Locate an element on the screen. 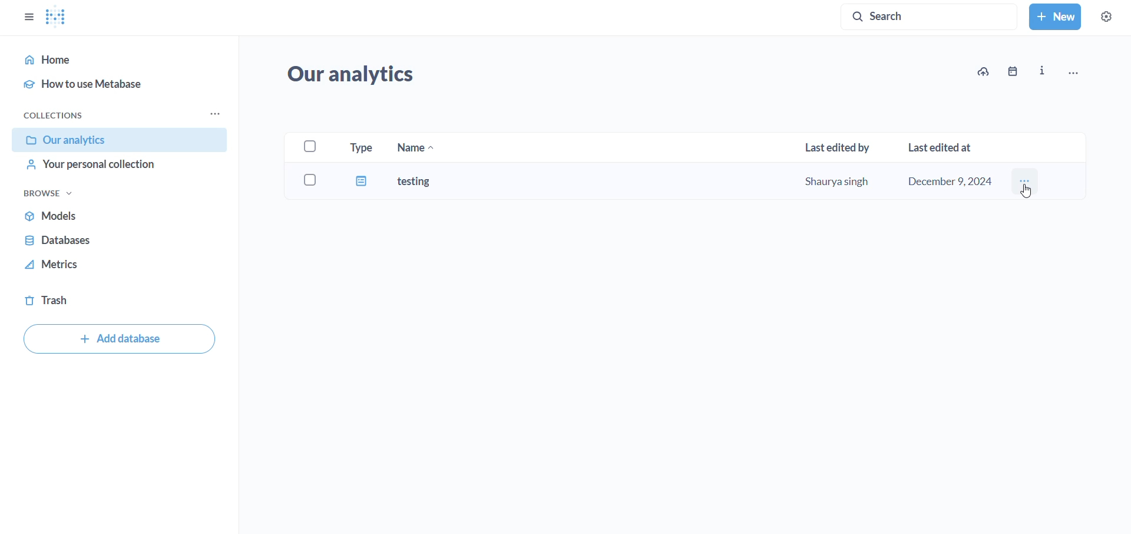  settings is located at coordinates (1105, 17).